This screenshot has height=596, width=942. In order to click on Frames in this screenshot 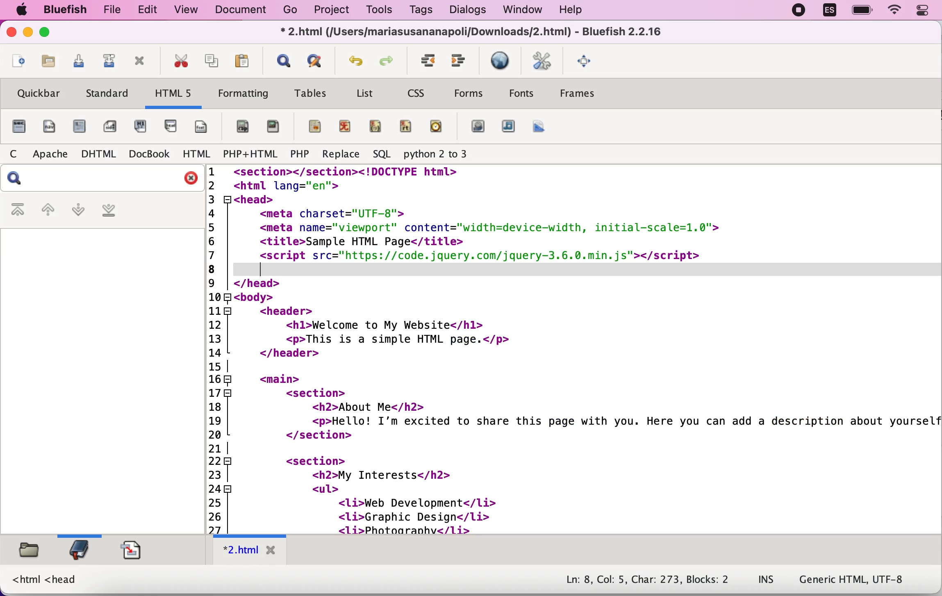, I will do `click(578, 97)`.